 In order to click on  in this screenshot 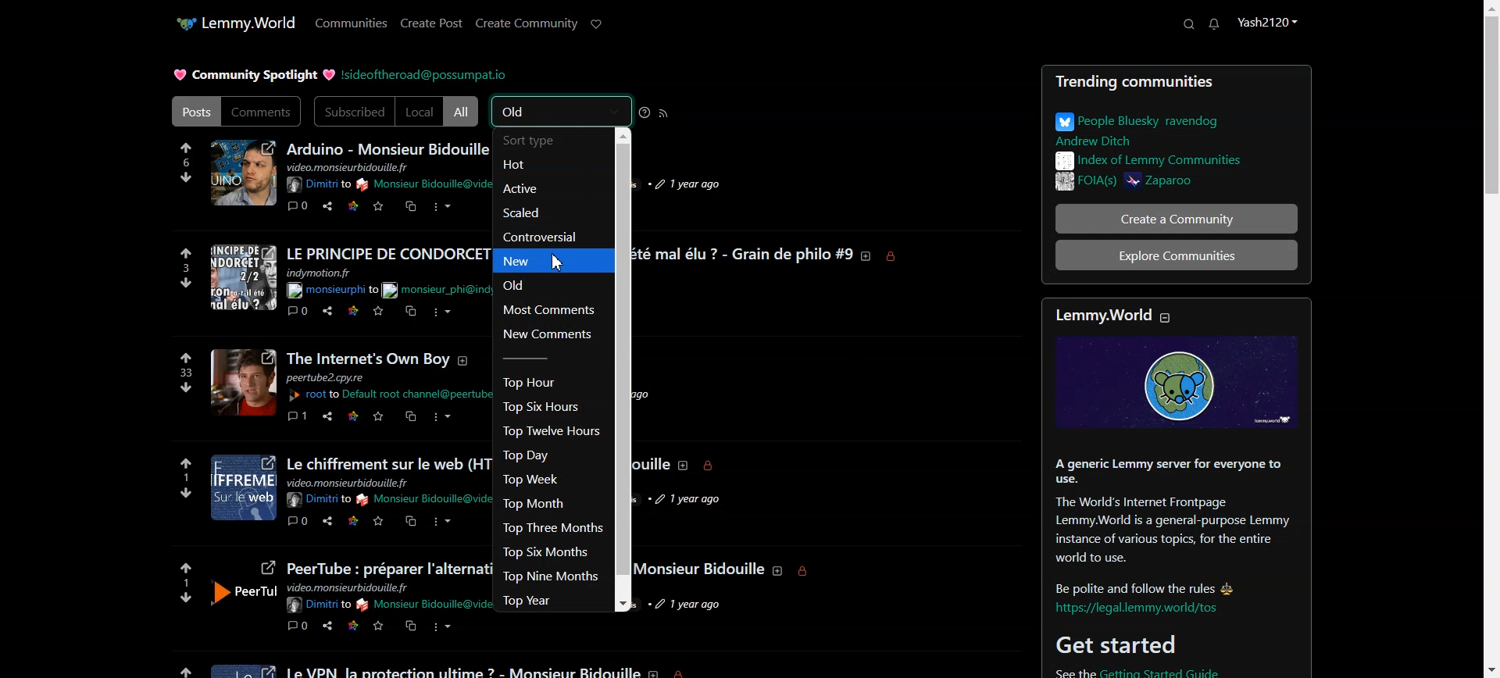, I will do `click(867, 255)`.